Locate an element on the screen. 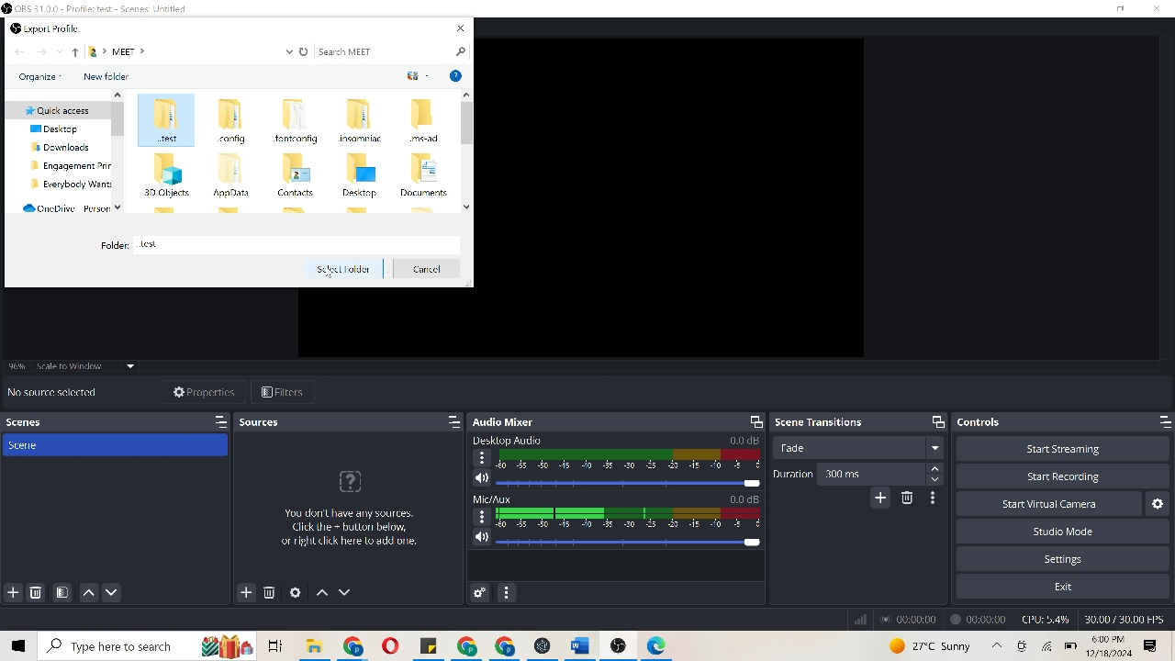 This screenshot has height=661, width=1175. Next Arrow is located at coordinates (39, 52).